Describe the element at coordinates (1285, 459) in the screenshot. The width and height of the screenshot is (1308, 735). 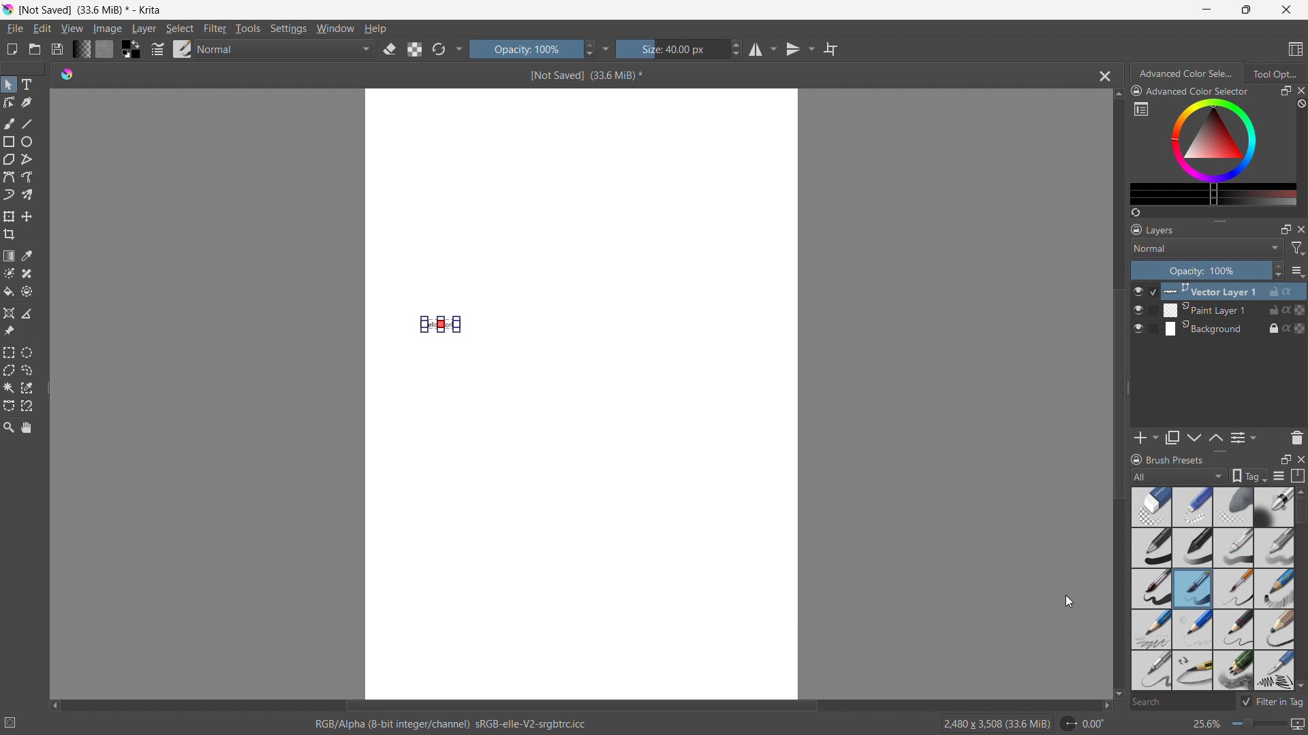
I see `maximize` at that location.